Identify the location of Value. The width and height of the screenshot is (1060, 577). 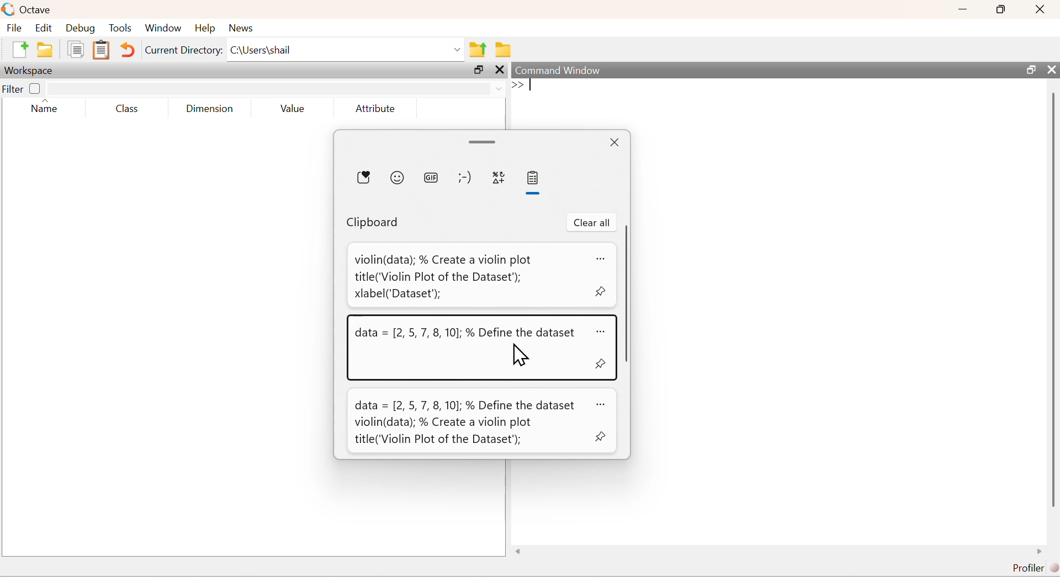
(293, 108).